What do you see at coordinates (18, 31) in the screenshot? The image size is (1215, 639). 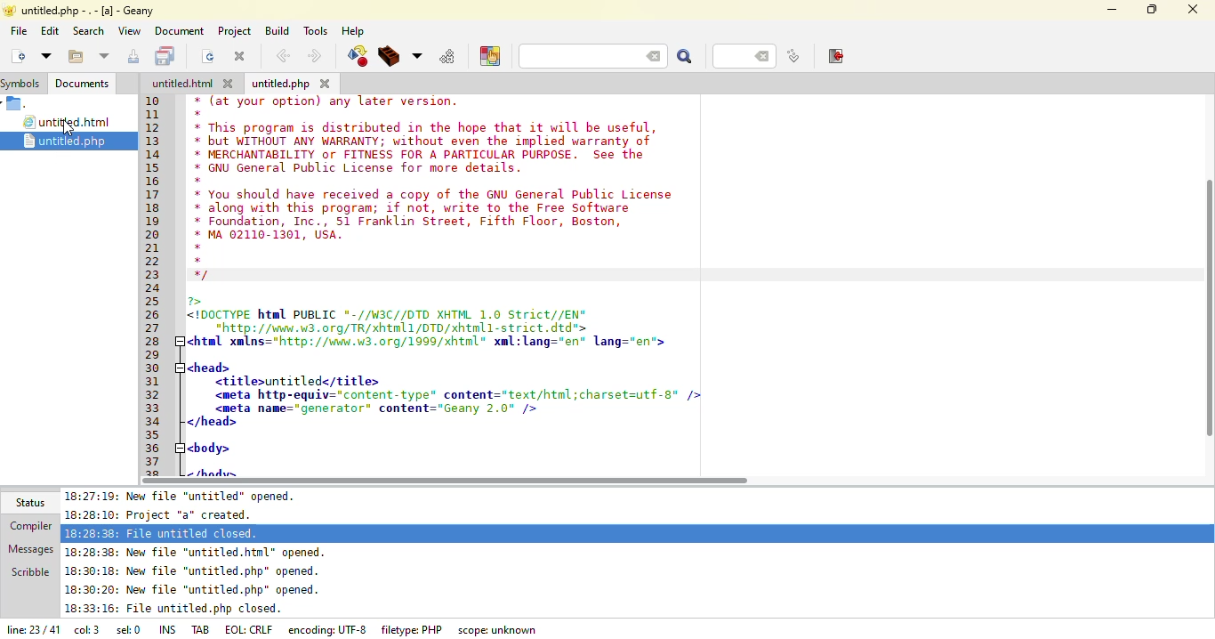 I see `file` at bounding box center [18, 31].